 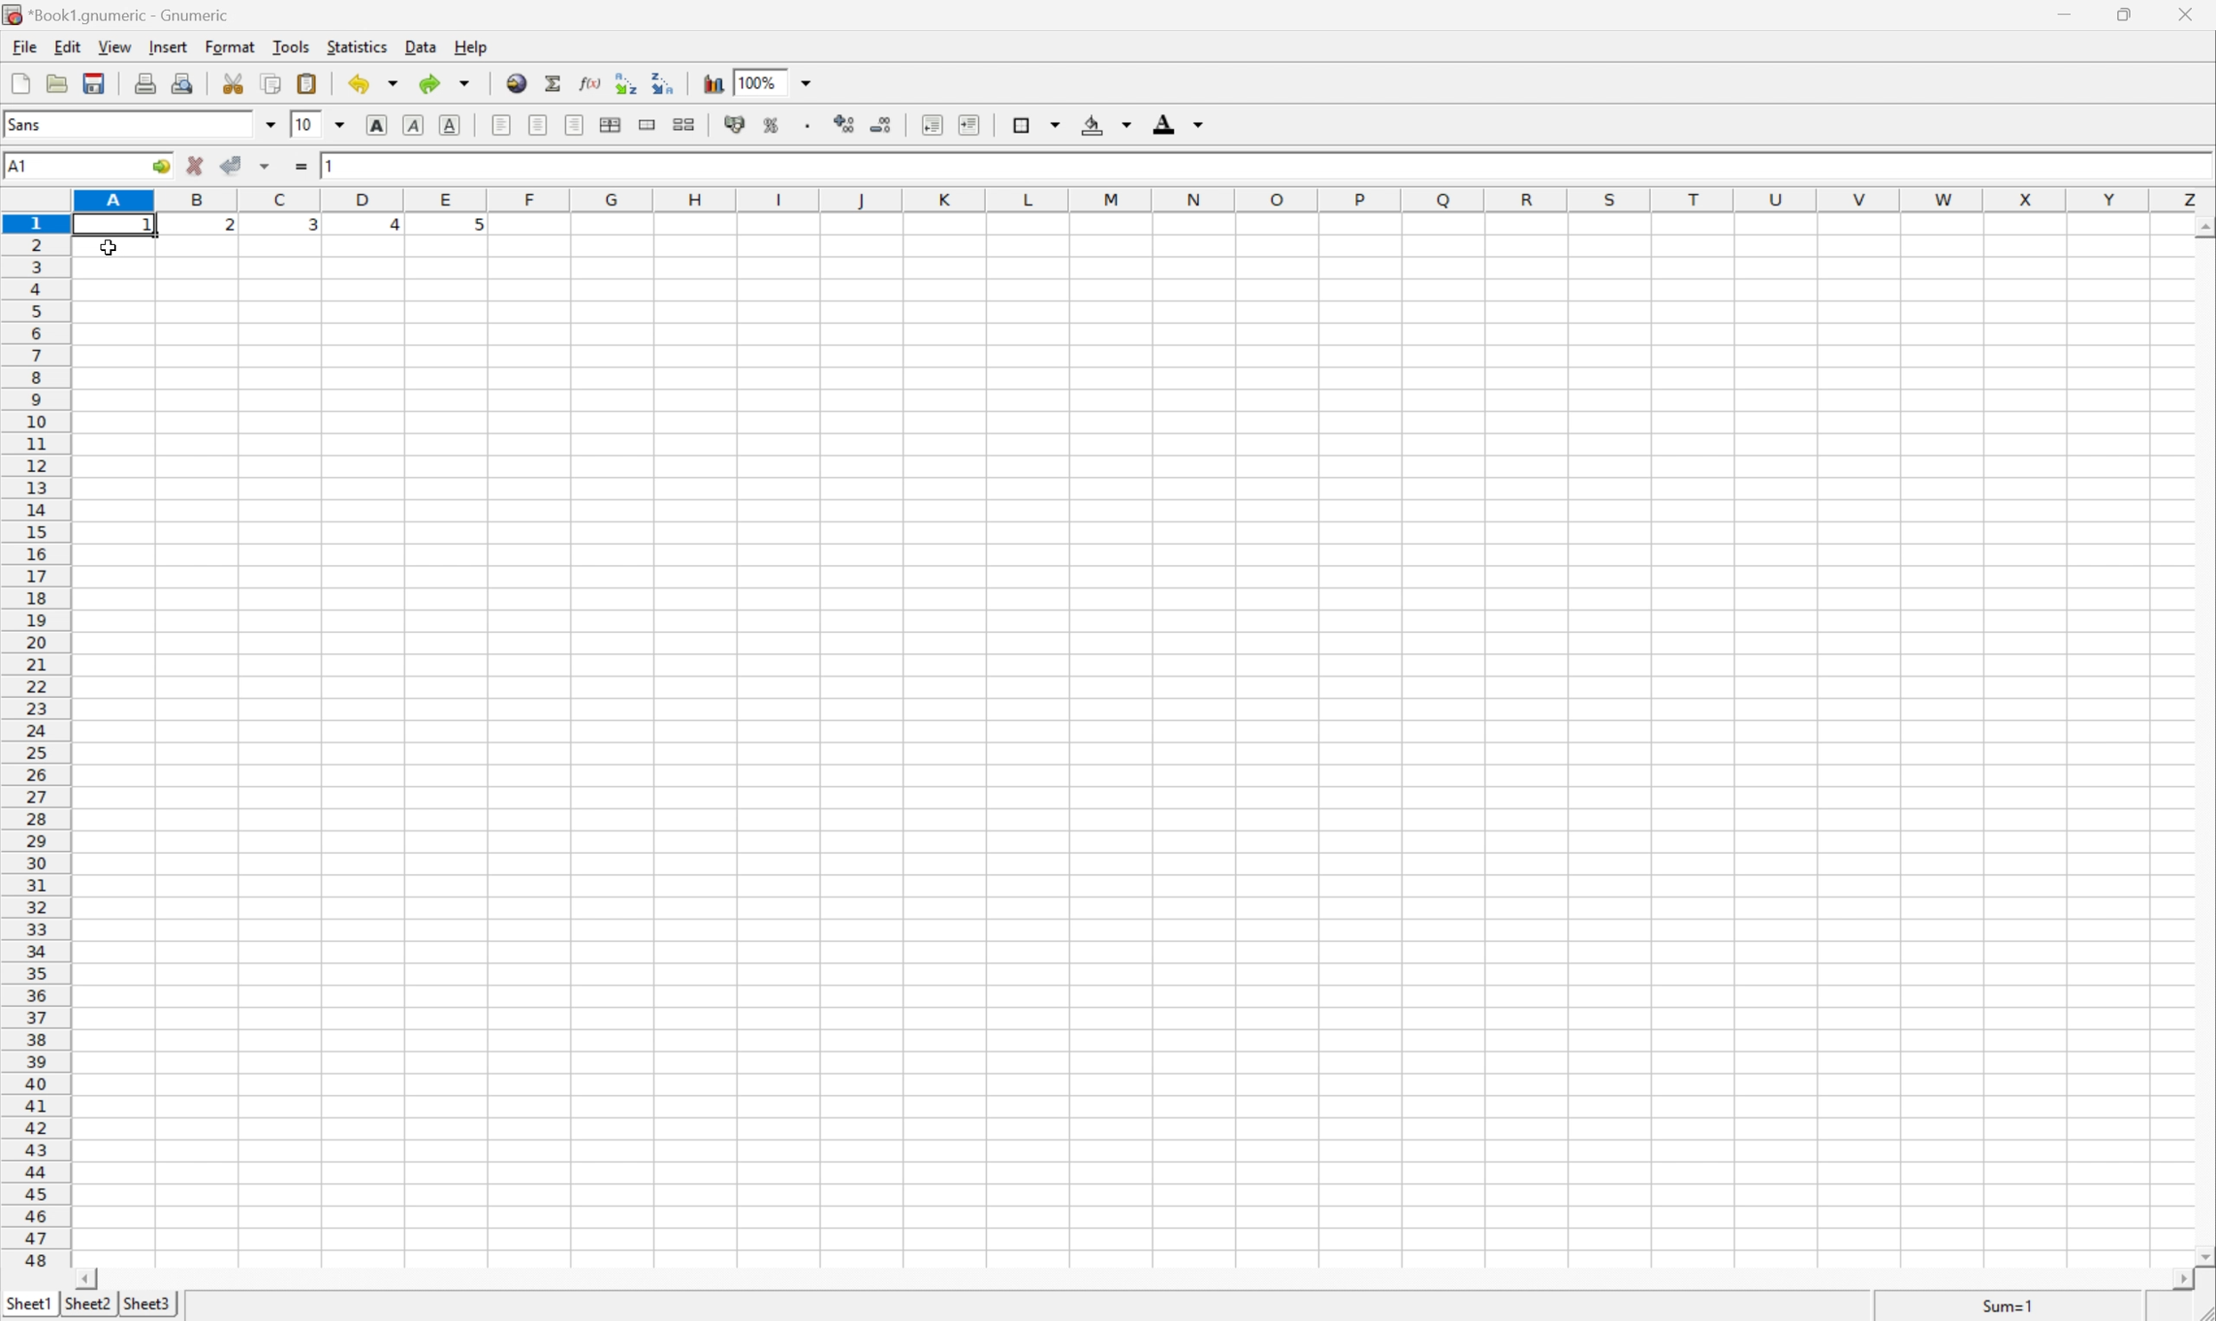 What do you see at coordinates (2189, 12) in the screenshot?
I see `close` at bounding box center [2189, 12].